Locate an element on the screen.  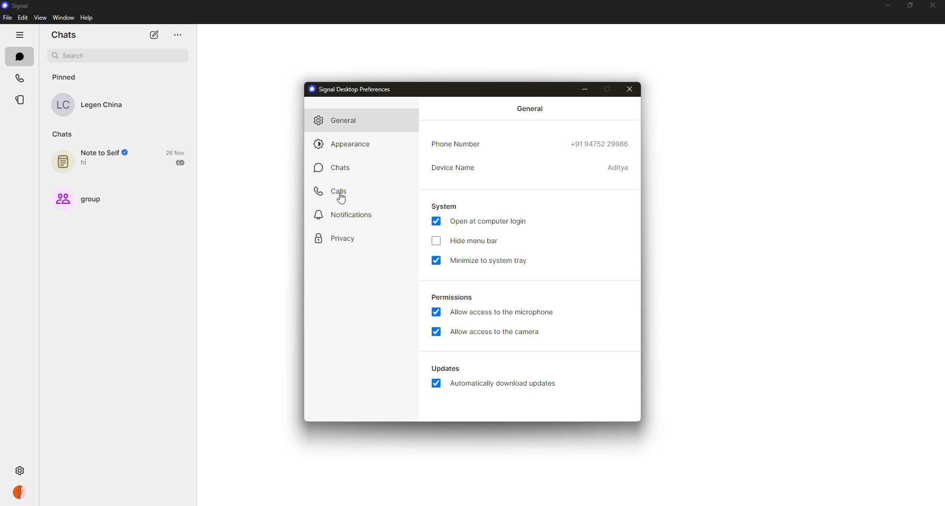
date is located at coordinates (175, 152).